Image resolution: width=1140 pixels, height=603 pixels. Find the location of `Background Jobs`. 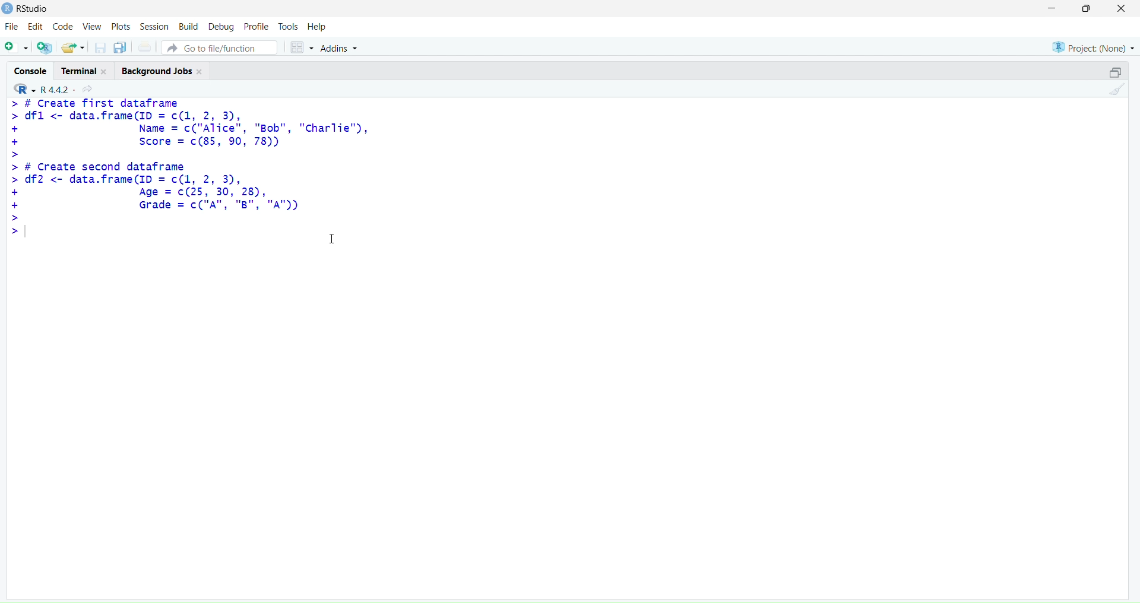

Background Jobs is located at coordinates (163, 70).